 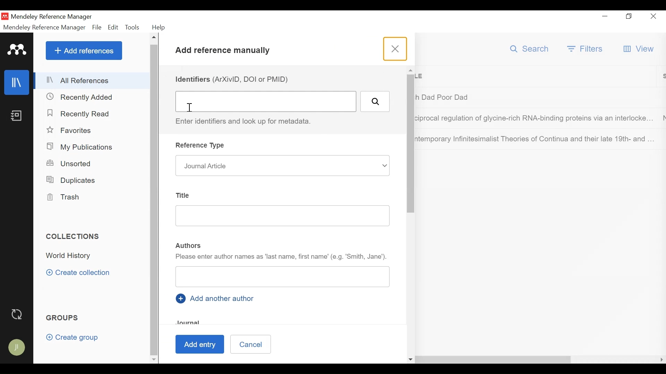 I want to click on Scroll Right, so click(x=165, y=359).